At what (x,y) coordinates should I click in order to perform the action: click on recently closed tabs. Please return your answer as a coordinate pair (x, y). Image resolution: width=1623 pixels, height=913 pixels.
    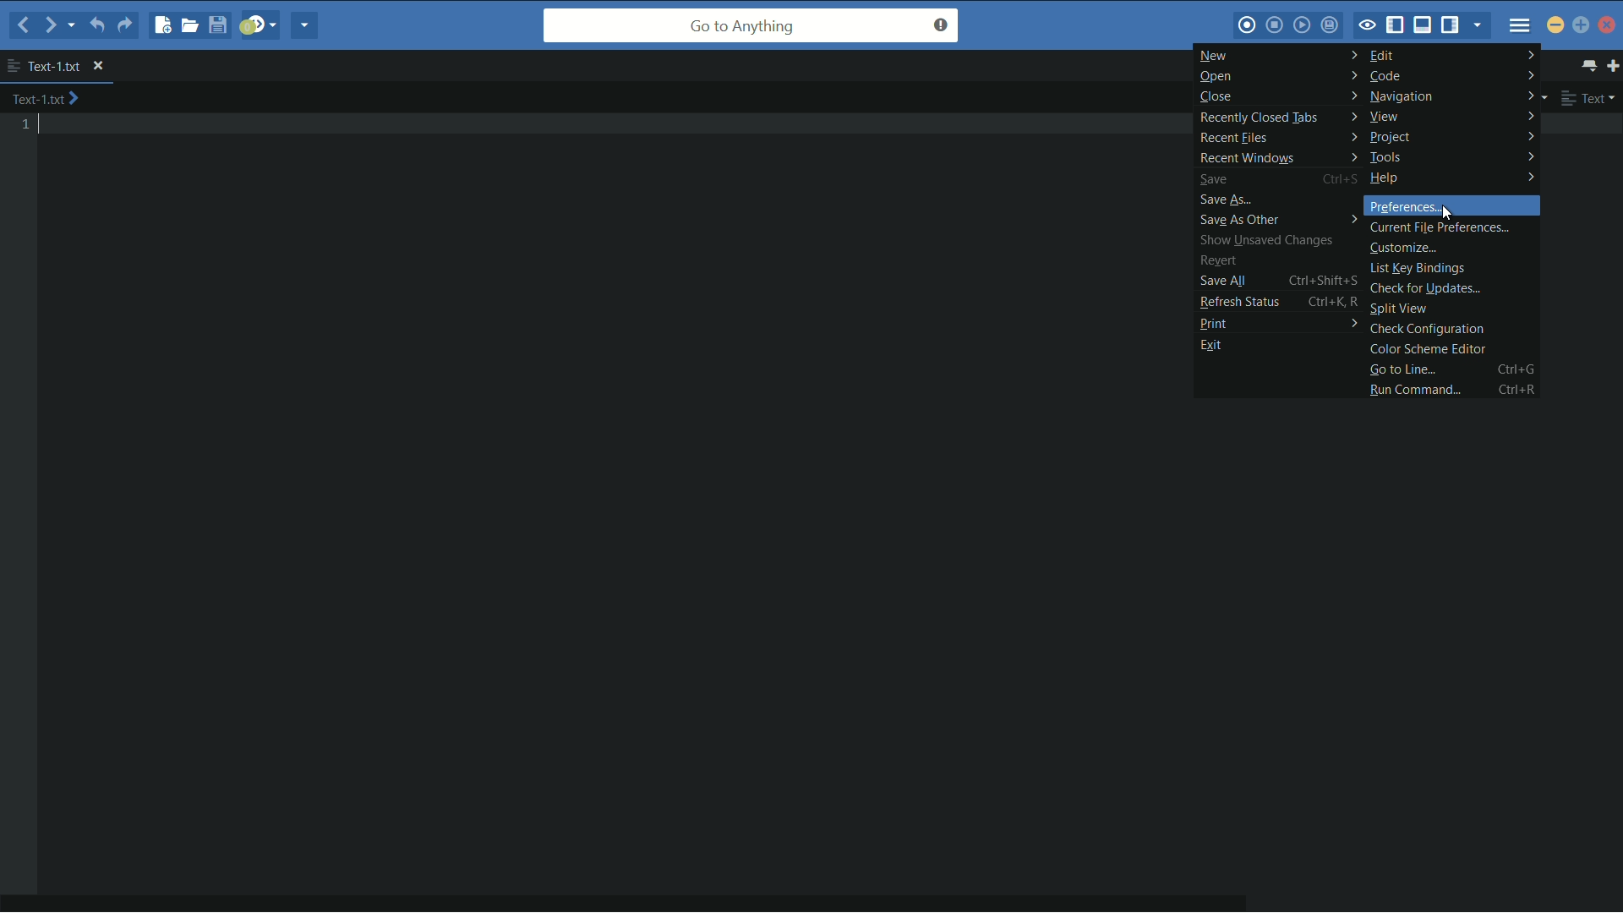
    Looking at the image, I should click on (1277, 118).